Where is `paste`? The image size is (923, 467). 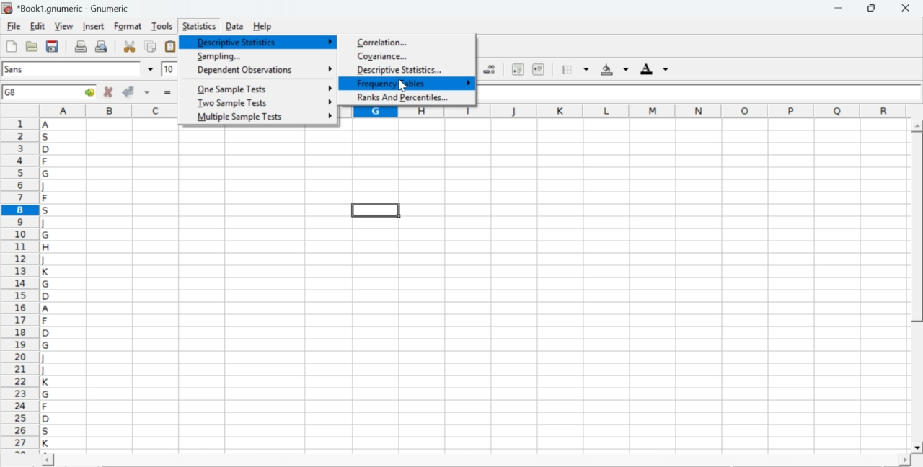
paste is located at coordinates (172, 47).